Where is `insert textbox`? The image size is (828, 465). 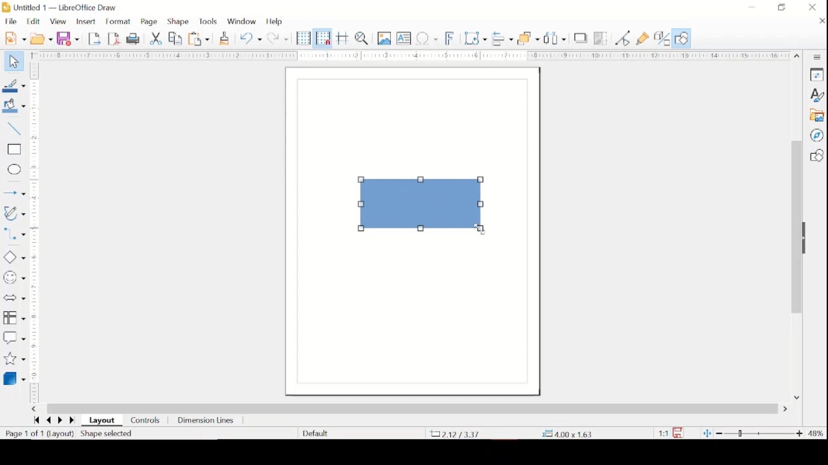
insert textbox is located at coordinates (404, 38).